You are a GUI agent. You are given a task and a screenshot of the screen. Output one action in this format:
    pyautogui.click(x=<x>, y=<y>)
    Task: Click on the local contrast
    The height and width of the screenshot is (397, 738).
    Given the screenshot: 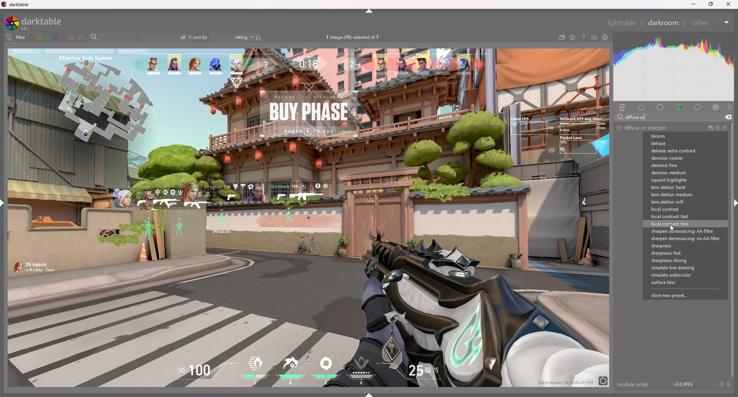 What is the action you would take?
    pyautogui.click(x=676, y=209)
    